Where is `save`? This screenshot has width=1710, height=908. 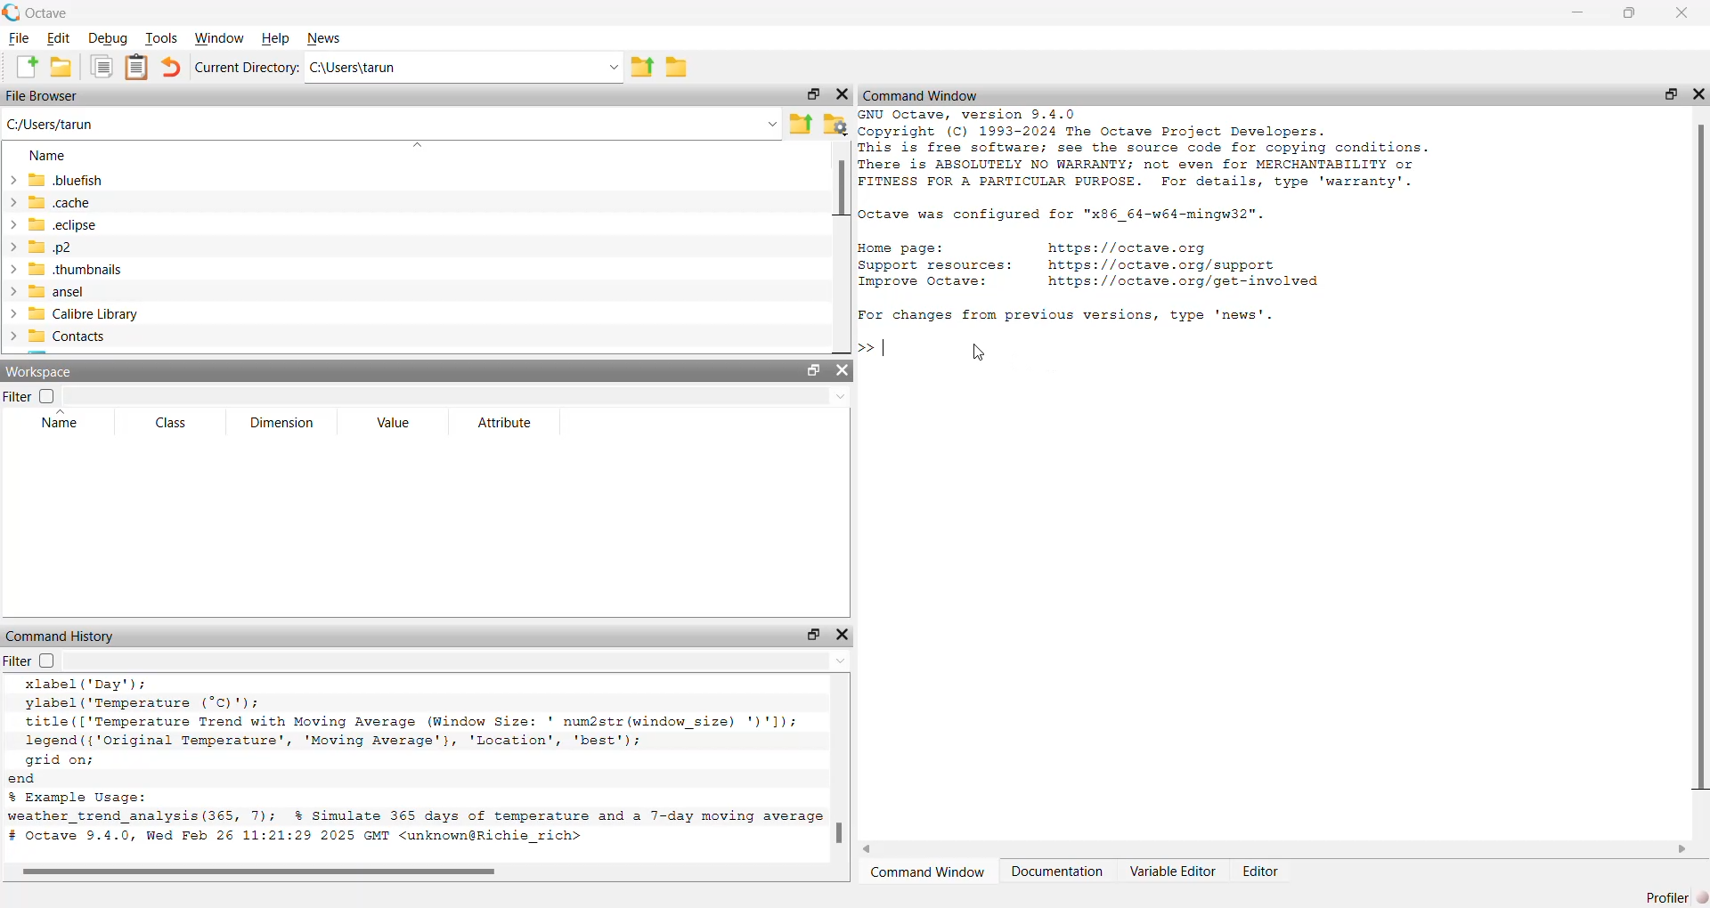
save is located at coordinates (675, 68).